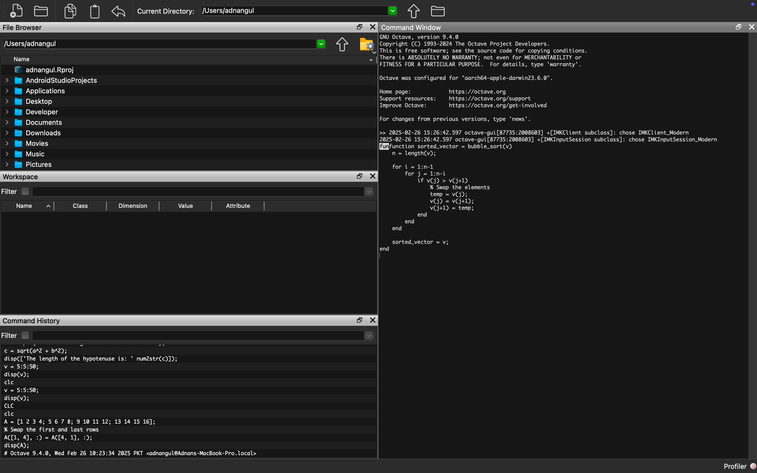 This screenshot has height=473, width=757. What do you see at coordinates (27, 144) in the screenshot?
I see `Movies` at bounding box center [27, 144].